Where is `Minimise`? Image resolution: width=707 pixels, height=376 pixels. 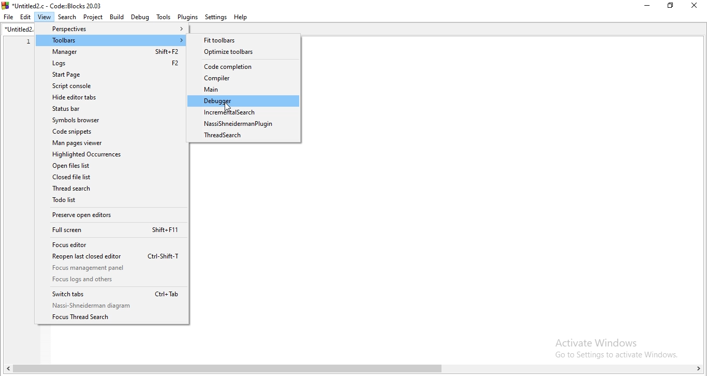
Minimise is located at coordinates (646, 6).